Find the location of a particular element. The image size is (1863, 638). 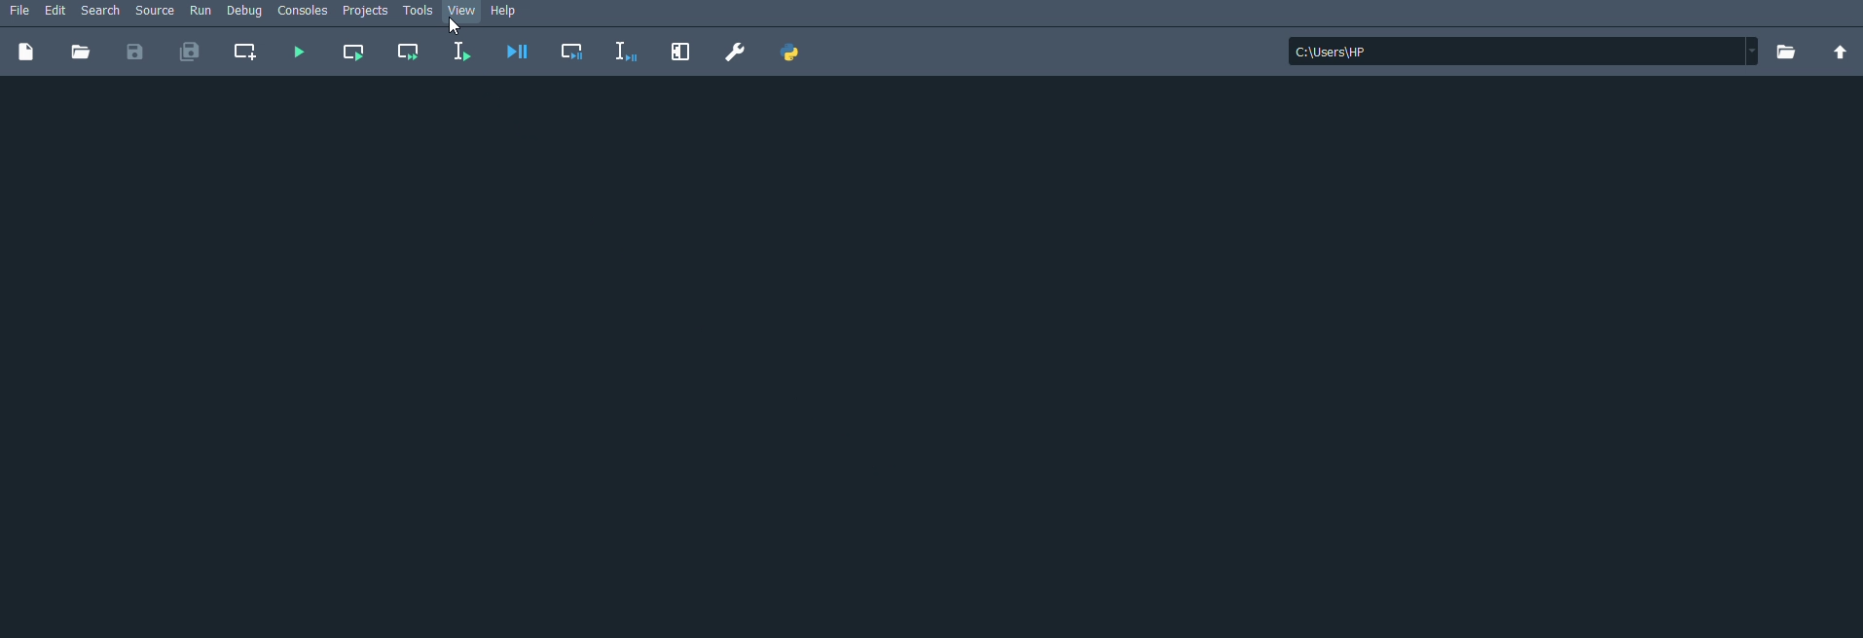

Open file is located at coordinates (81, 51).